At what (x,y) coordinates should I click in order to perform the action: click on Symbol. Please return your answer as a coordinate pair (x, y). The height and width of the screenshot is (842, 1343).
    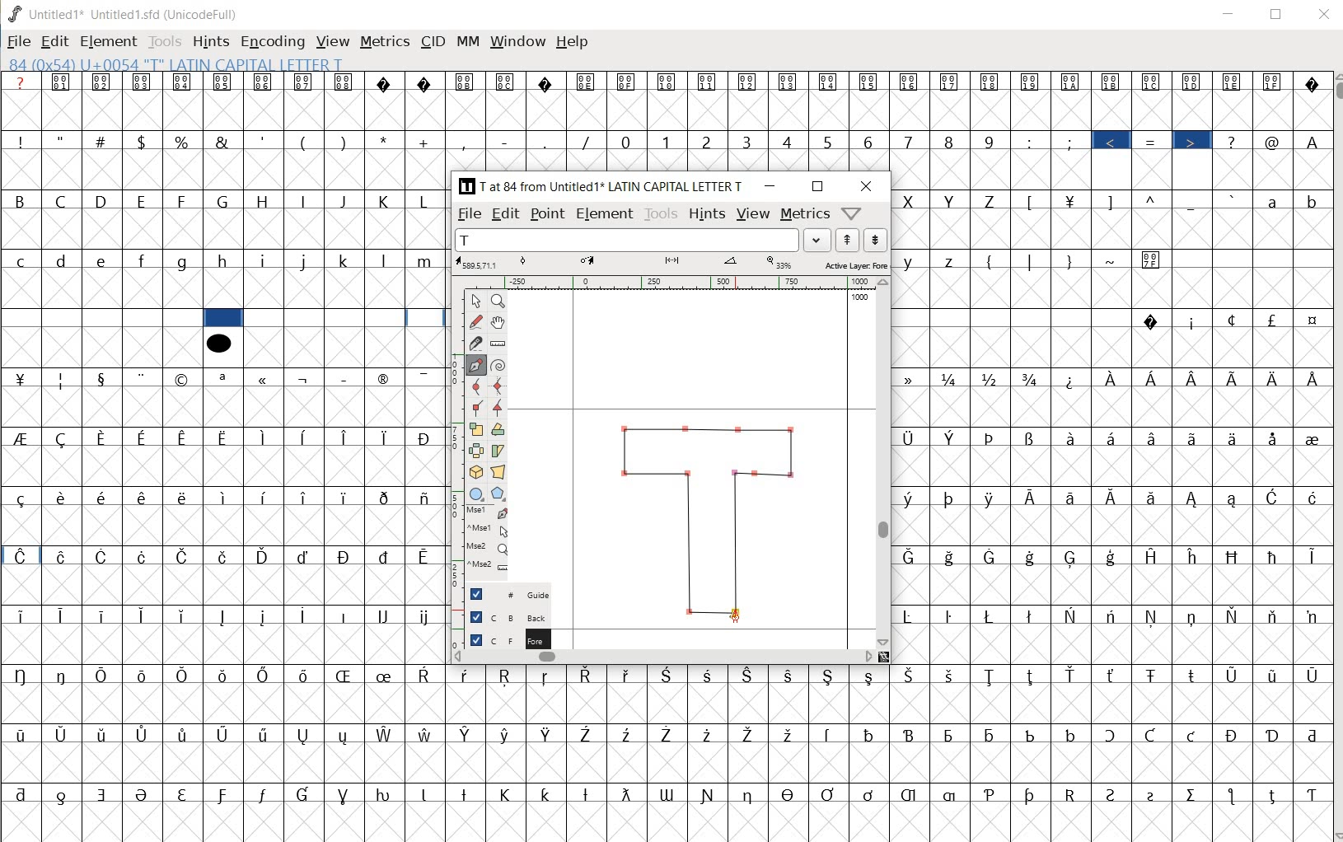
    Looking at the image, I should click on (384, 497).